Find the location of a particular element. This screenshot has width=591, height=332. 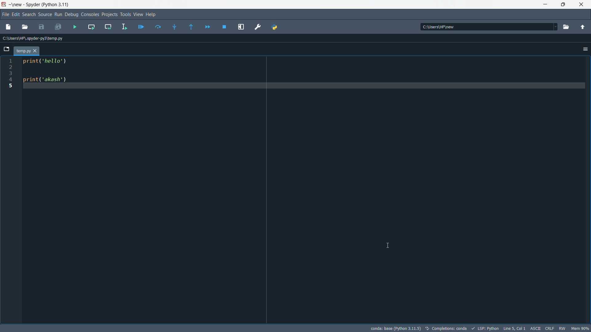

run menu is located at coordinates (58, 15).